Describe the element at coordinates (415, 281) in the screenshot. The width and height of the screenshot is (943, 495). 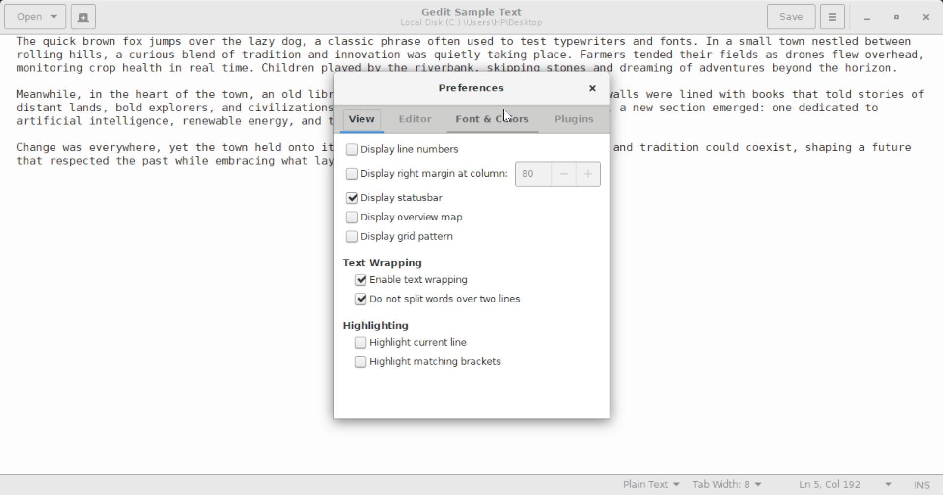
I see `Enable Text Wrapping` at that location.